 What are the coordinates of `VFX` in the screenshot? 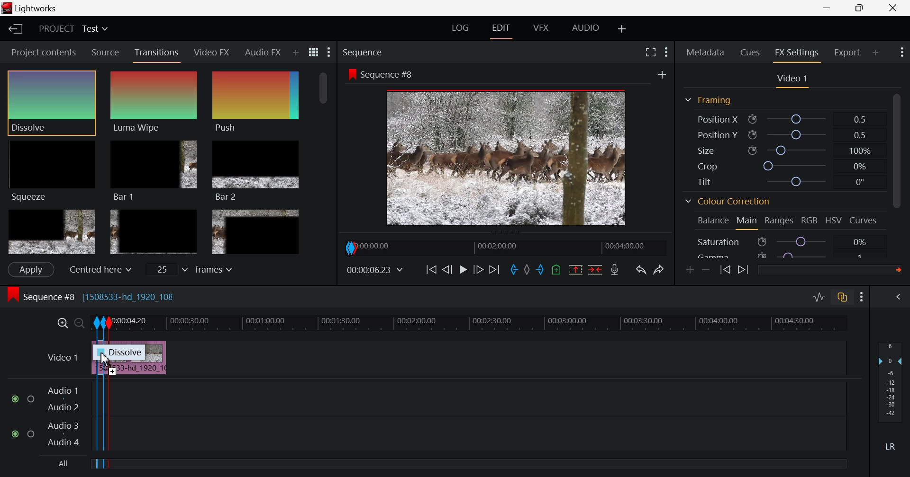 It's located at (541, 28).